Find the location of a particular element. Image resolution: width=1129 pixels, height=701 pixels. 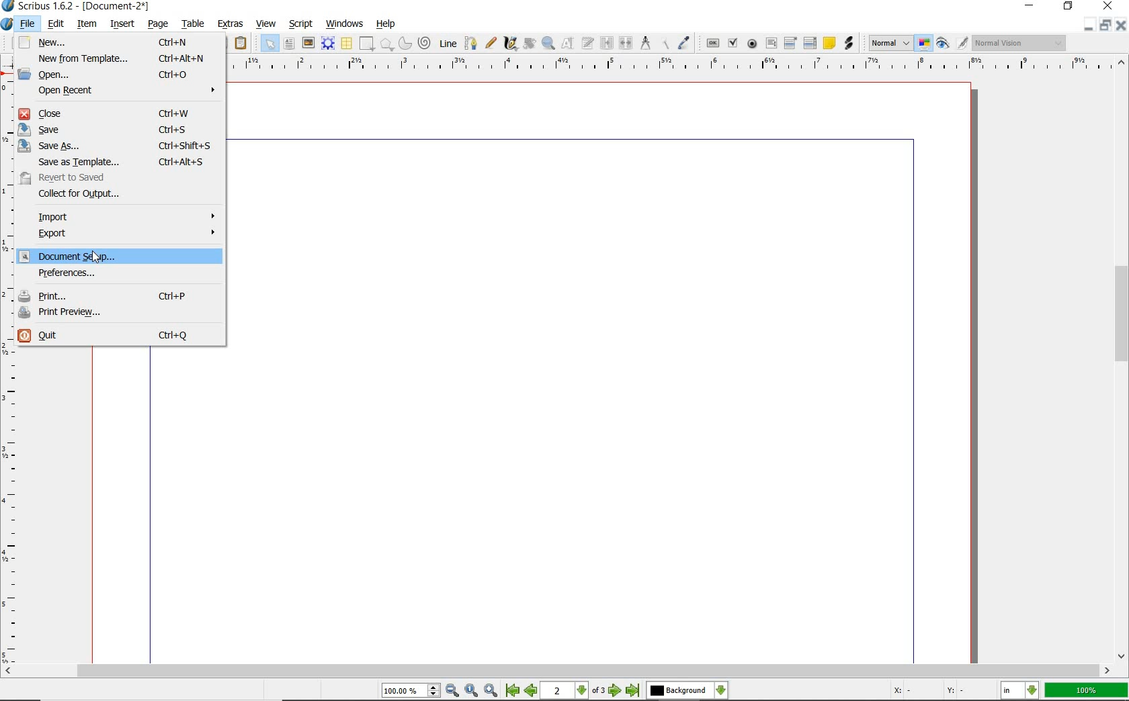

zoom factor 100% is located at coordinates (1087, 691).